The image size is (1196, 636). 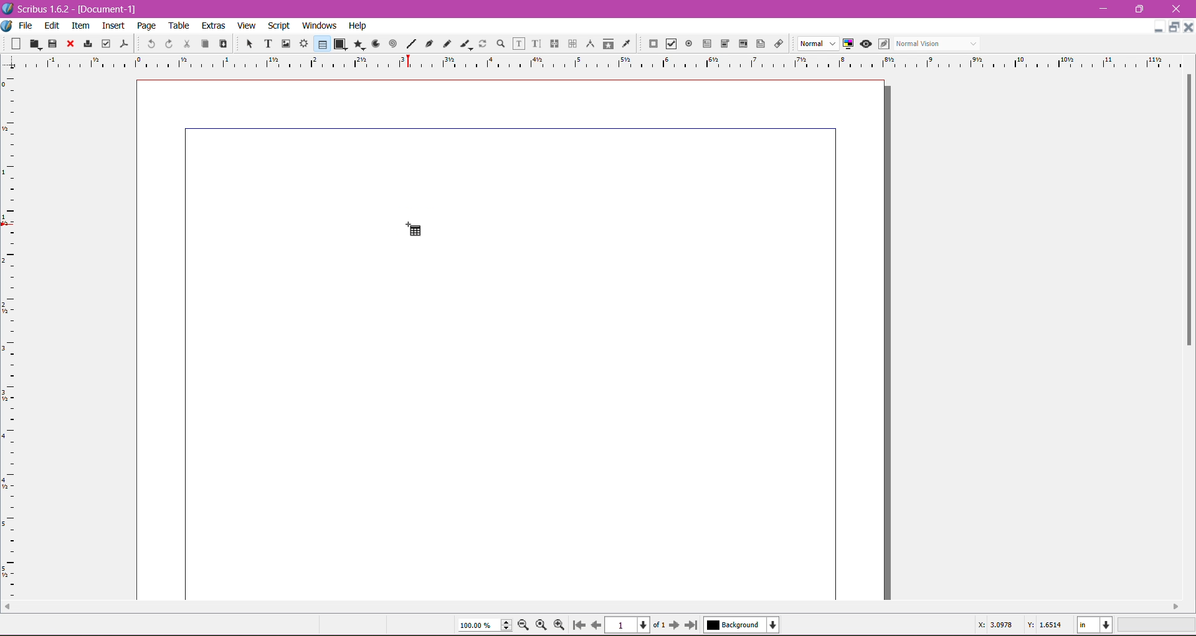 What do you see at coordinates (409, 44) in the screenshot?
I see `Line` at bounding box center [409, 44].